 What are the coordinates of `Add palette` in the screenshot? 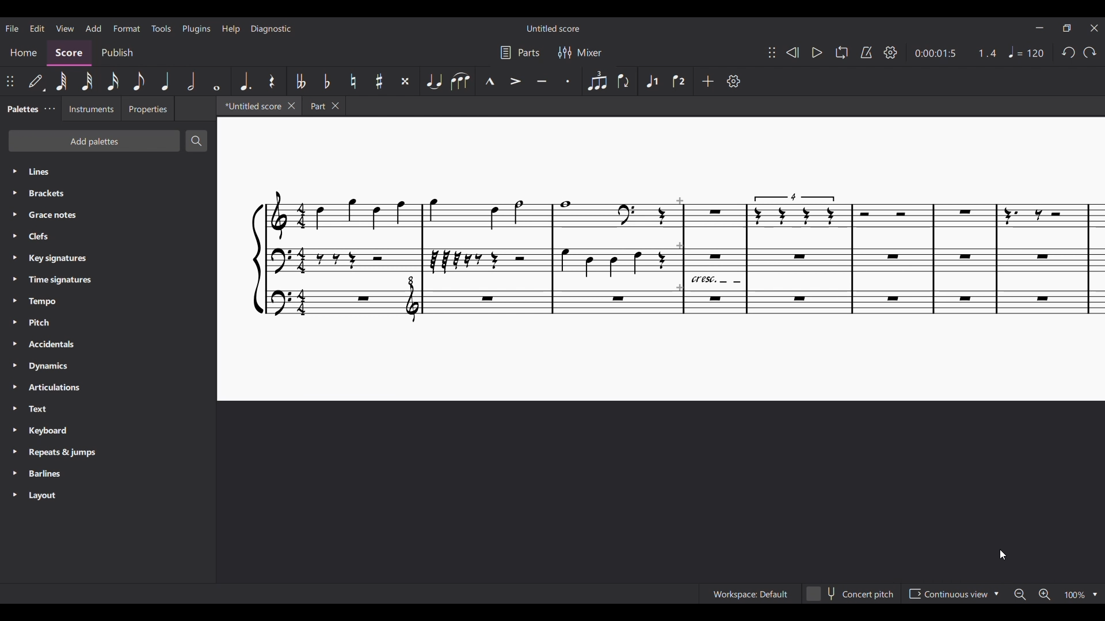 It's located at (94, 141).